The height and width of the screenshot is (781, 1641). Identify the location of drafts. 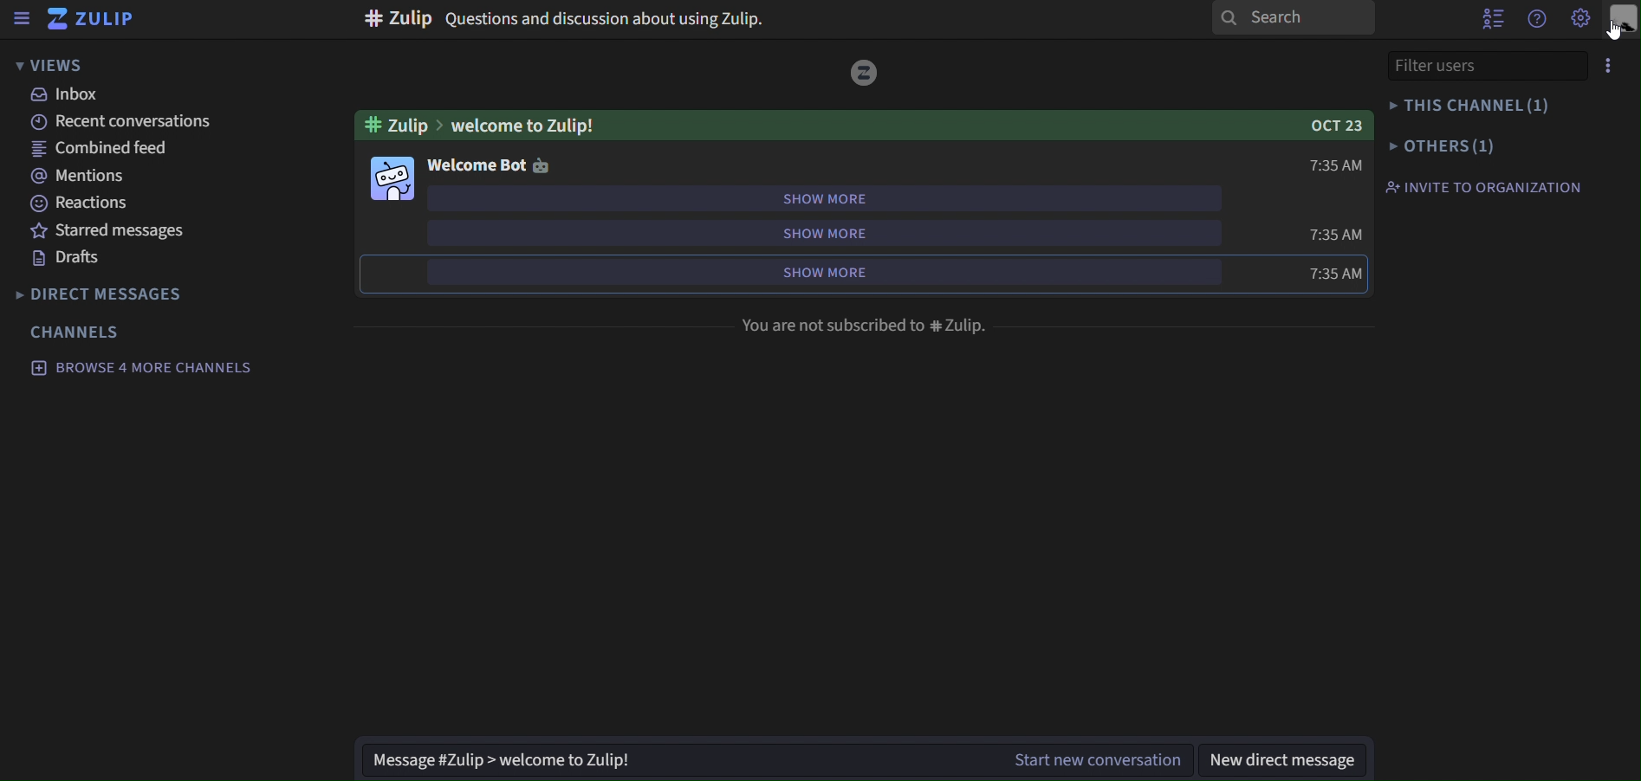
(67, 258).